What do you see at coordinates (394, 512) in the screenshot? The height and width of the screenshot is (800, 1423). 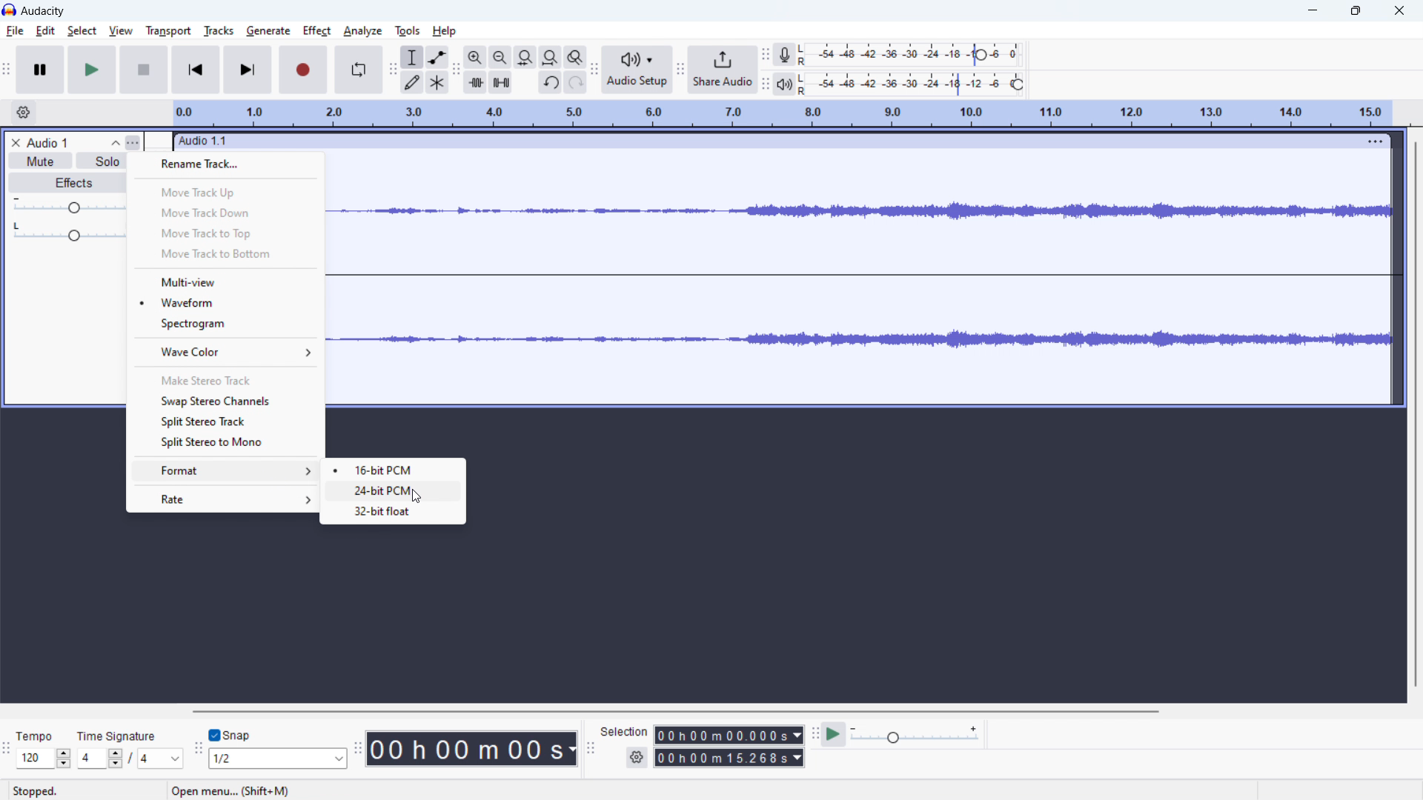 I see `32 bit float` at bounding box center [394, 512].